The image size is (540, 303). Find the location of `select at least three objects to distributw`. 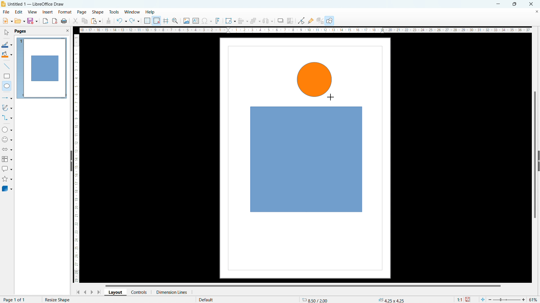

select at least three objects to distributw is located at coordinates (267, 21).